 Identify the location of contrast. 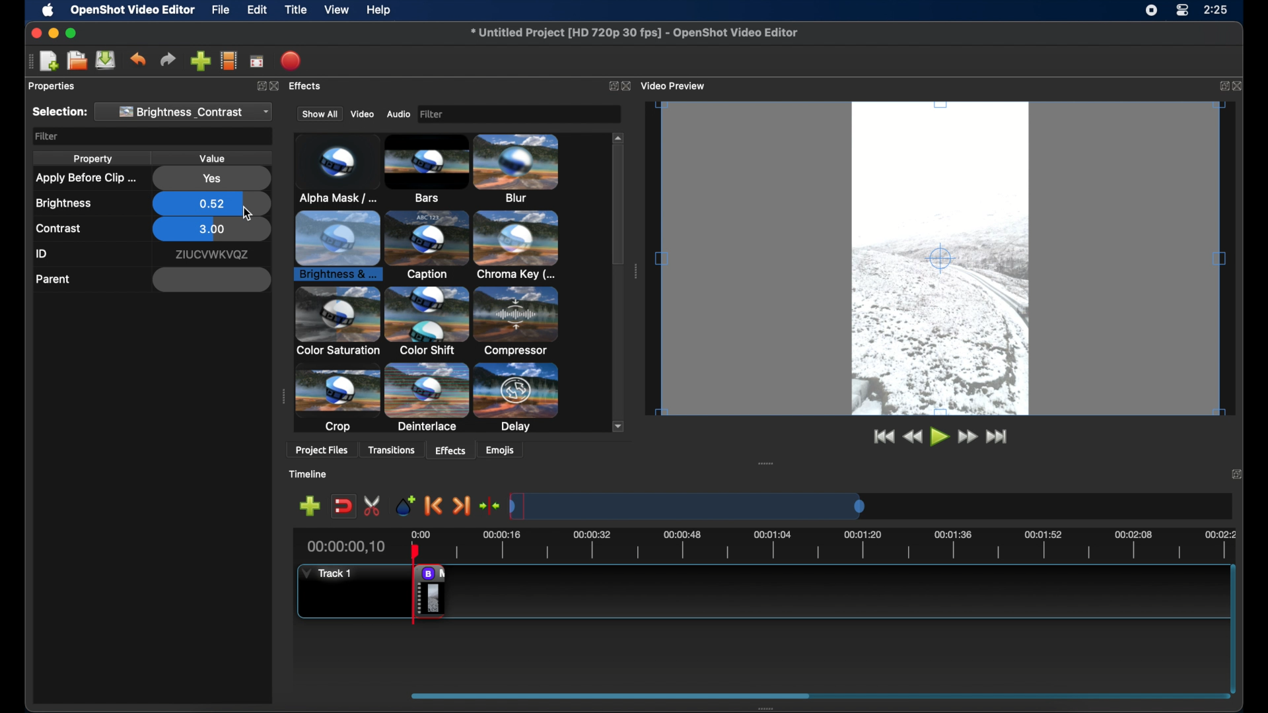
(59, 229).